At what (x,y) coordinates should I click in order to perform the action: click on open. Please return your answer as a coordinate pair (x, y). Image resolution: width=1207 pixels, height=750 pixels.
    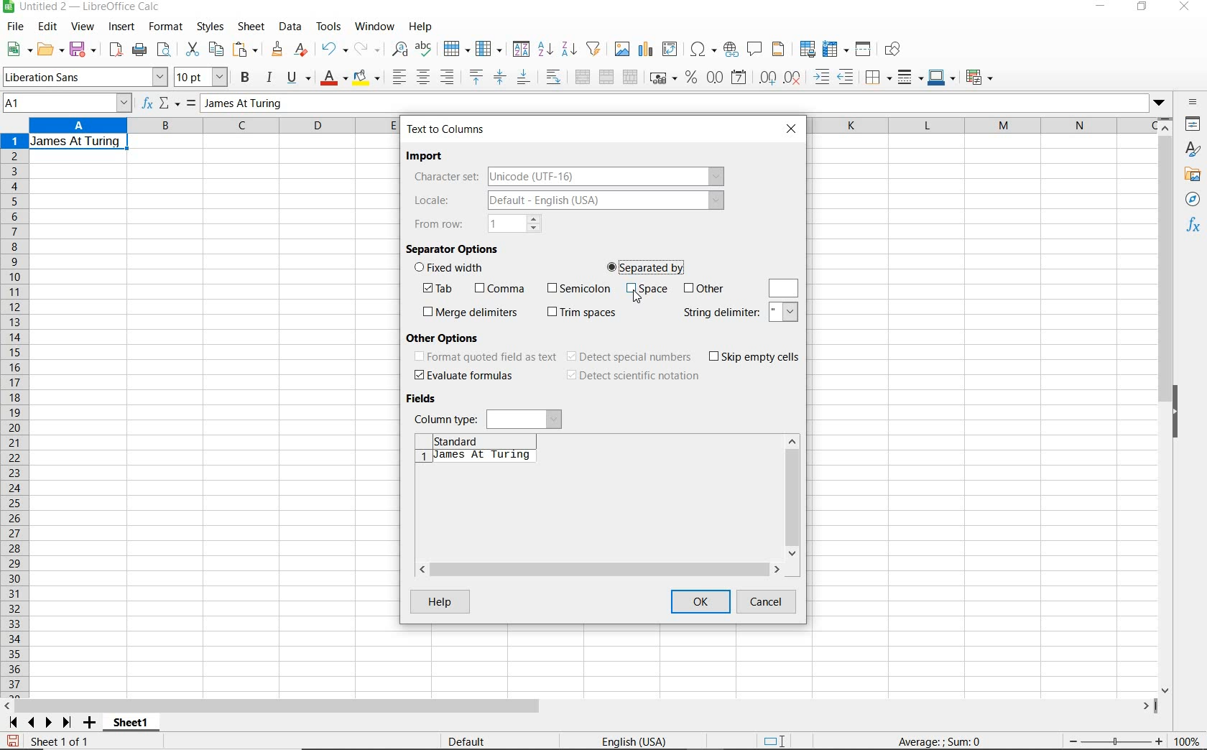
    Looking at the image, I should click on (50, 50).